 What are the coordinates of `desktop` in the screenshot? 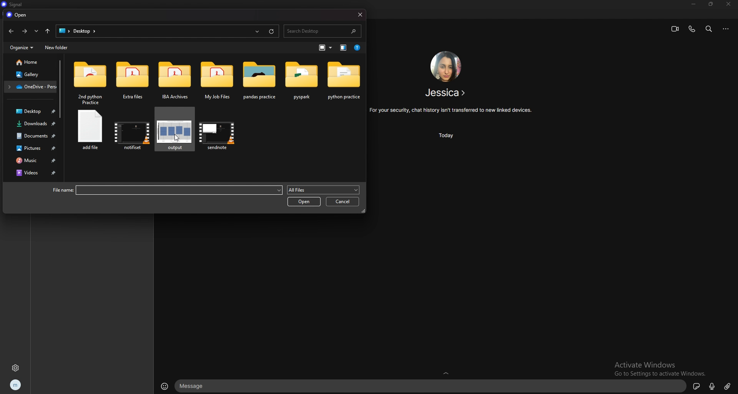 It's located at (78, 31).